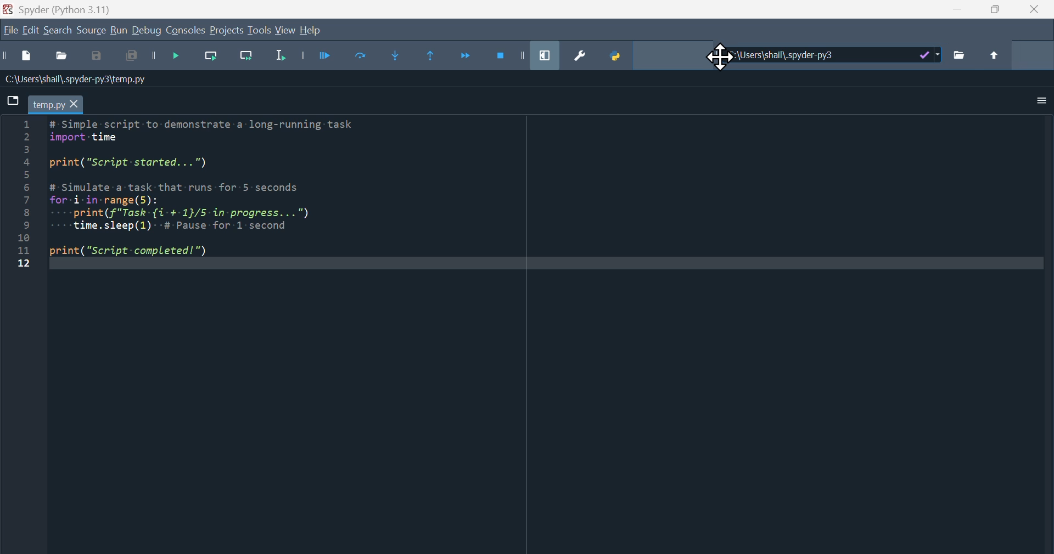  I want to click on Run current line, so click(215, 59).